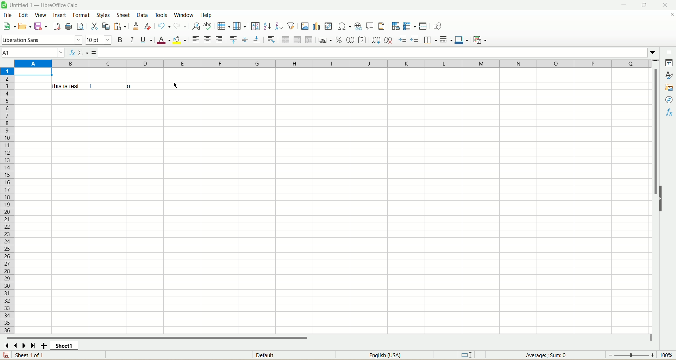 This screenshot has height=360, width=676. Describe the element at coordinates (653, 54) in the screenshot. I see `expand formulabar` at that location.